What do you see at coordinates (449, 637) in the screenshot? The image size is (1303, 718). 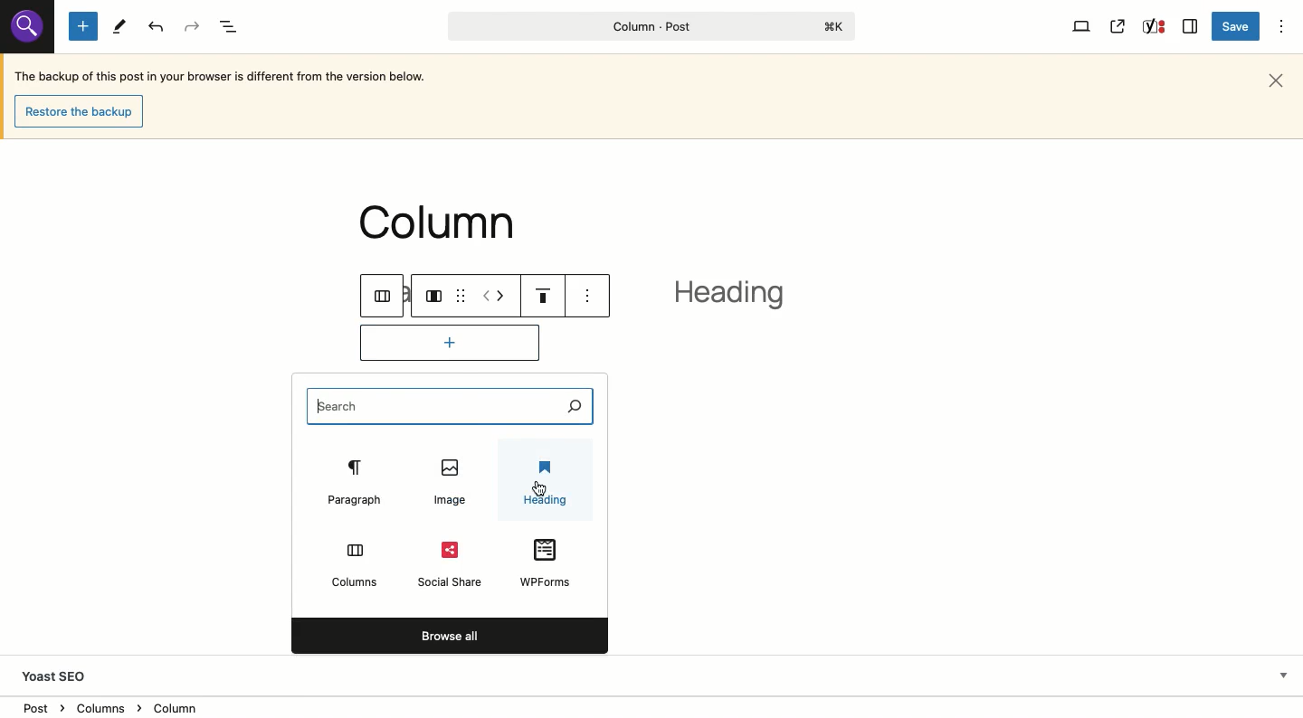 I see `Browse all` at bounding box center [449, 637].